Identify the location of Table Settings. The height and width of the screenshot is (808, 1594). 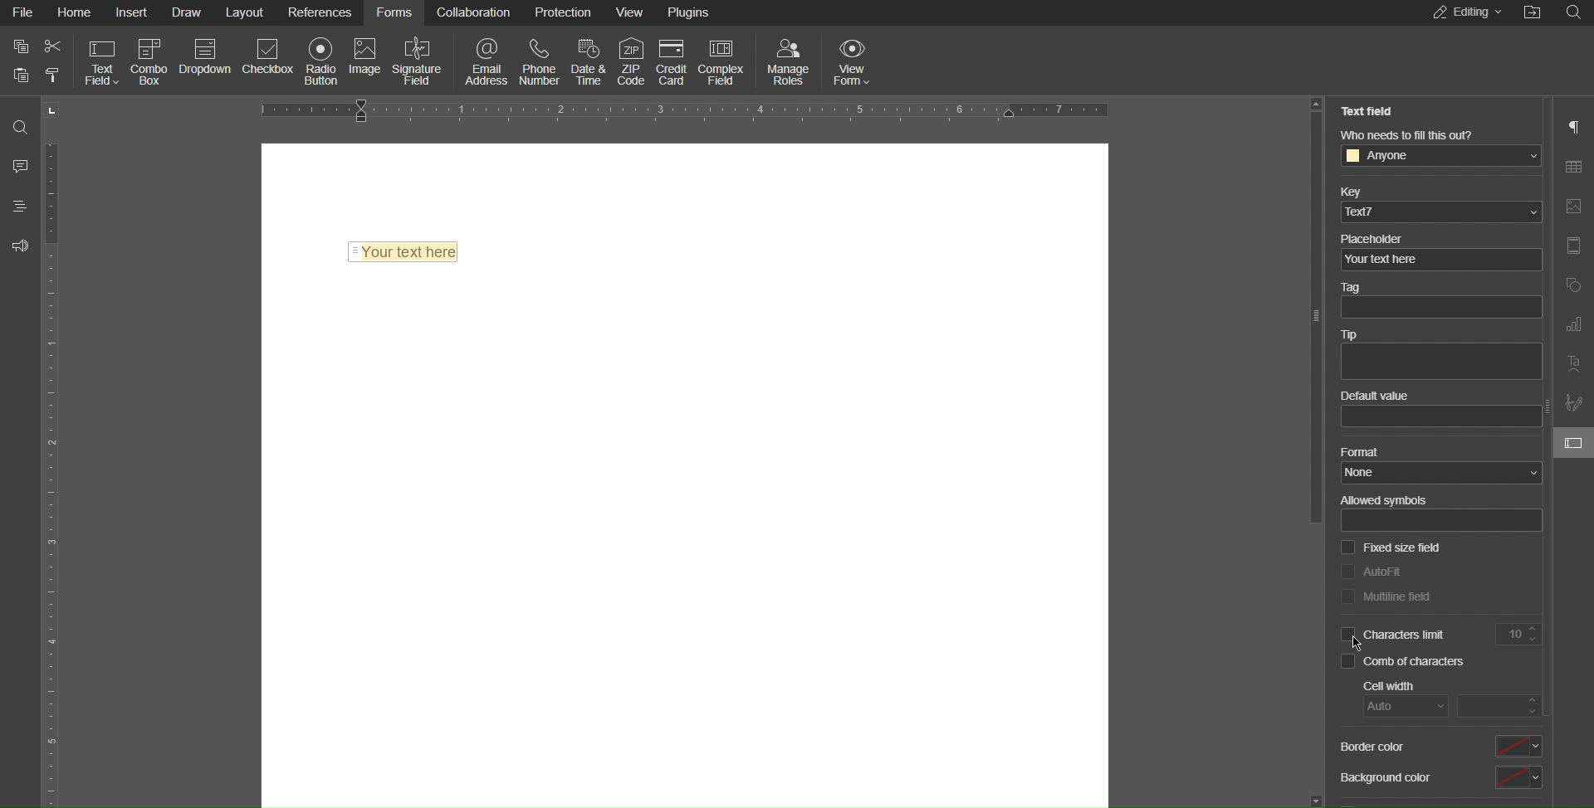
(1574, 168).